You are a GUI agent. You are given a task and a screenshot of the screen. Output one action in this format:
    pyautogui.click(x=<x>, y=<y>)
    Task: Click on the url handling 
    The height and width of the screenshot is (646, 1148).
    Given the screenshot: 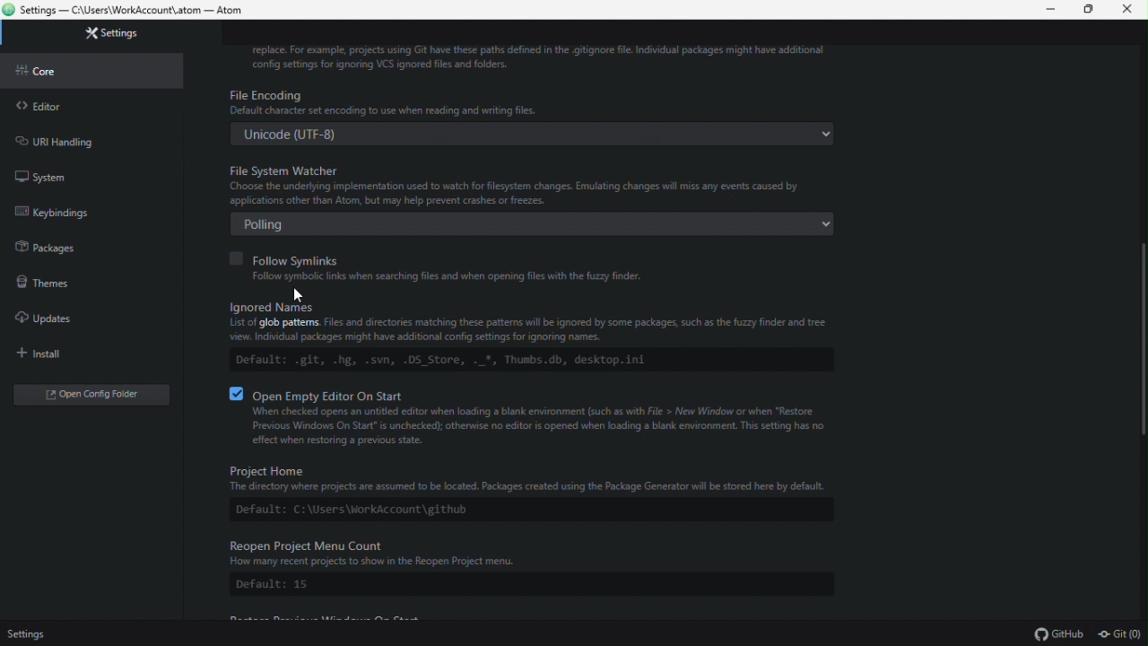 What is the action you would take?
    pyautogui.click(x=73, y=140)
    